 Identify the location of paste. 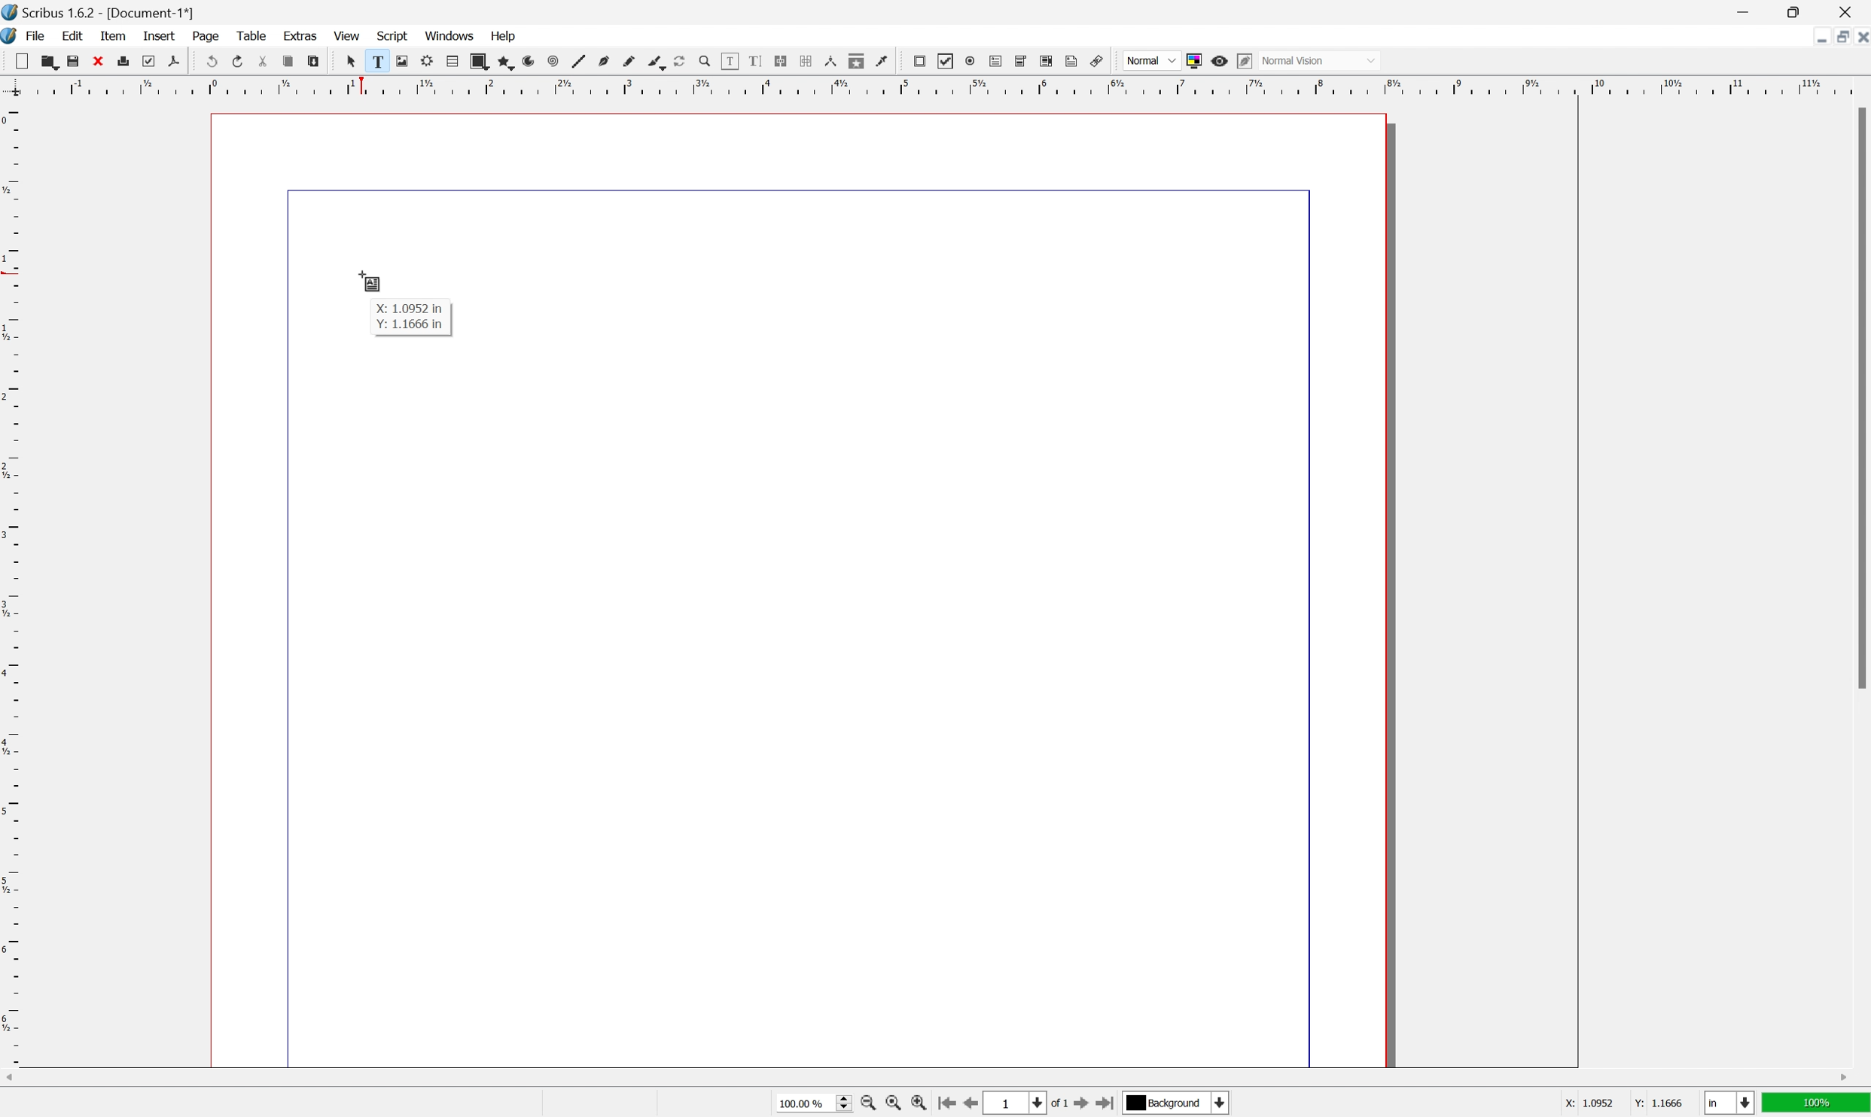
(314, 62).